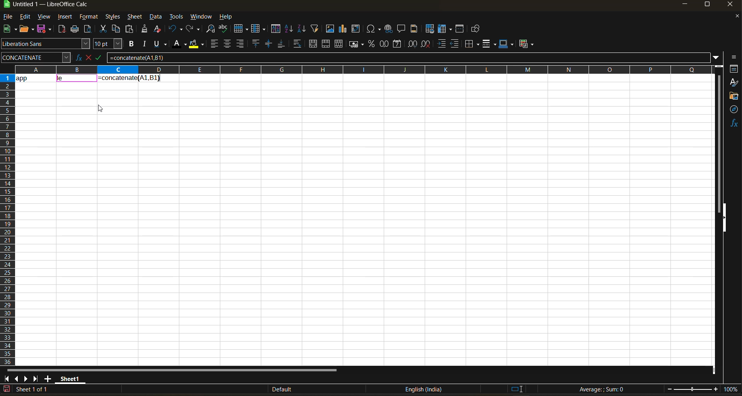  What do you see at coordinates (507, 44) in the screenshot?
I see `border color` at bounding box center [507, 44].